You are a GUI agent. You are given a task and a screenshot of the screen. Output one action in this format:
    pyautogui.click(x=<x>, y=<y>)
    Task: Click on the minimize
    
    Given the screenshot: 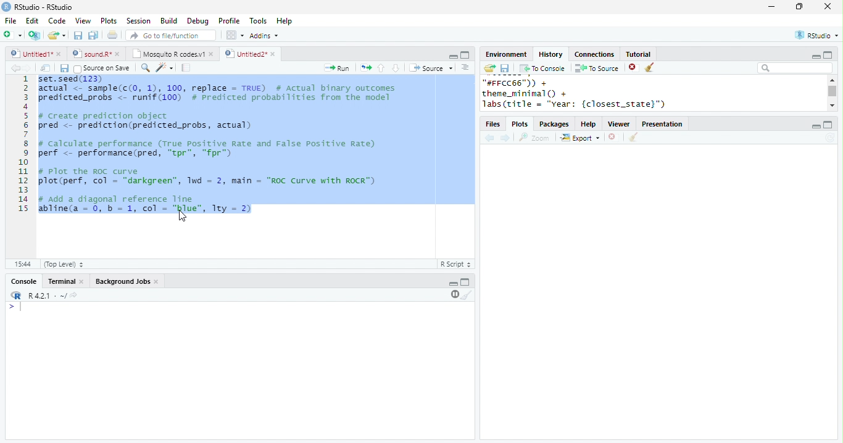 What is the action you would take?
    pyautogui.click(x=815, y=57)
    